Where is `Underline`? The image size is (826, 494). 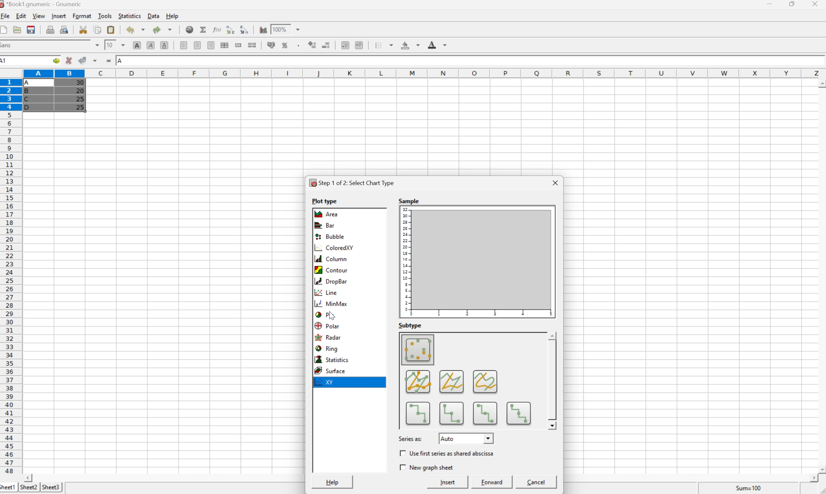 Underline is located at coordinates (164, 46).